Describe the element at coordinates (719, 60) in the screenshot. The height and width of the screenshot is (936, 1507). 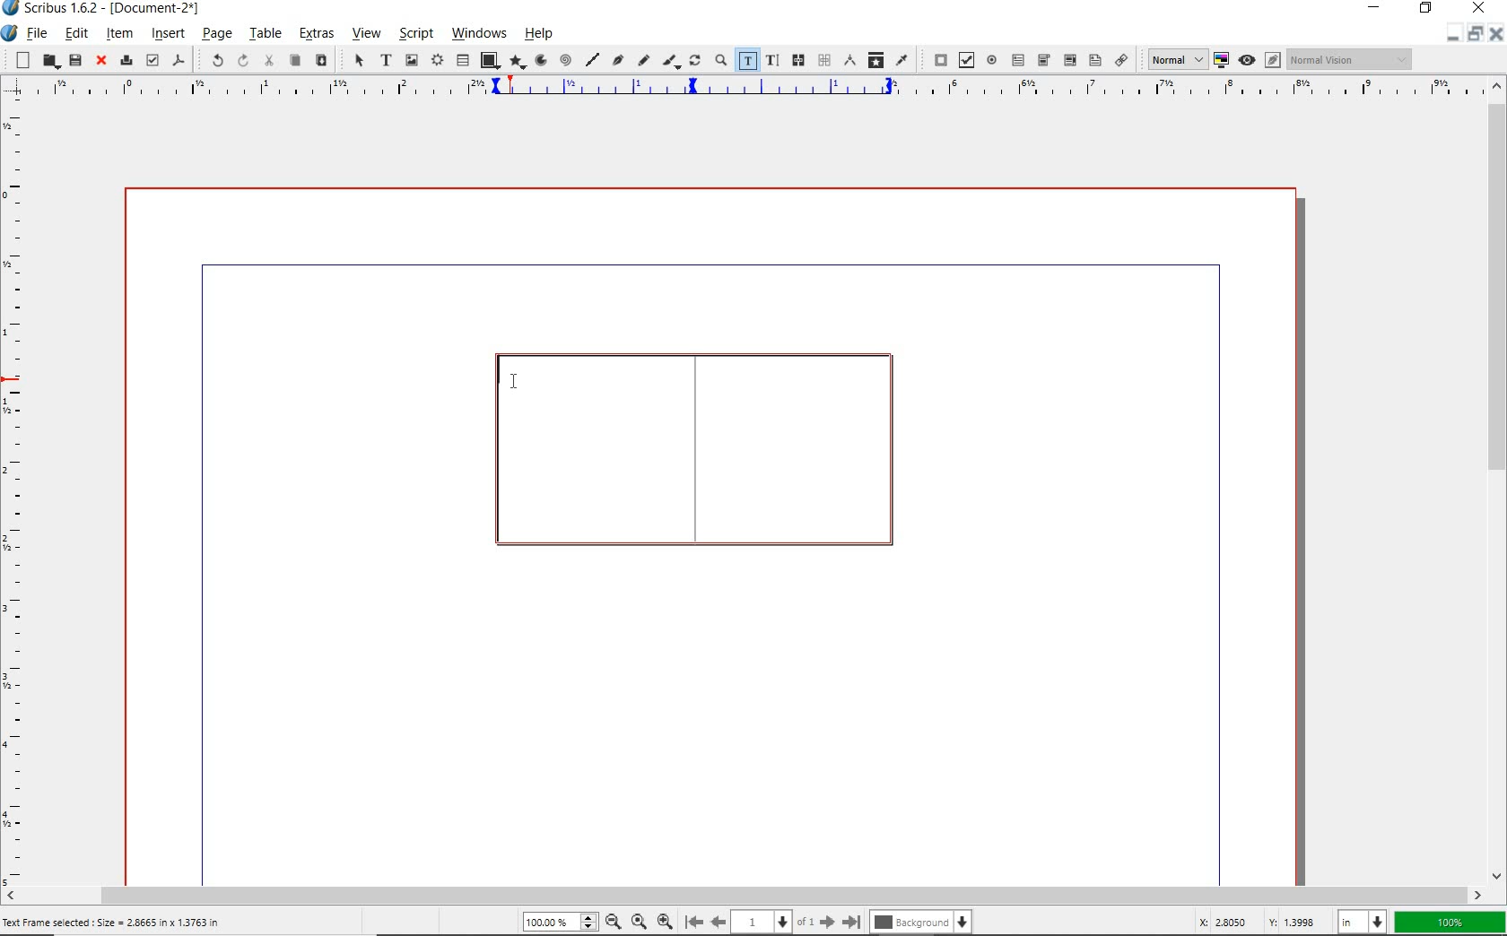
I see `zoom in or zoom out` at that location.